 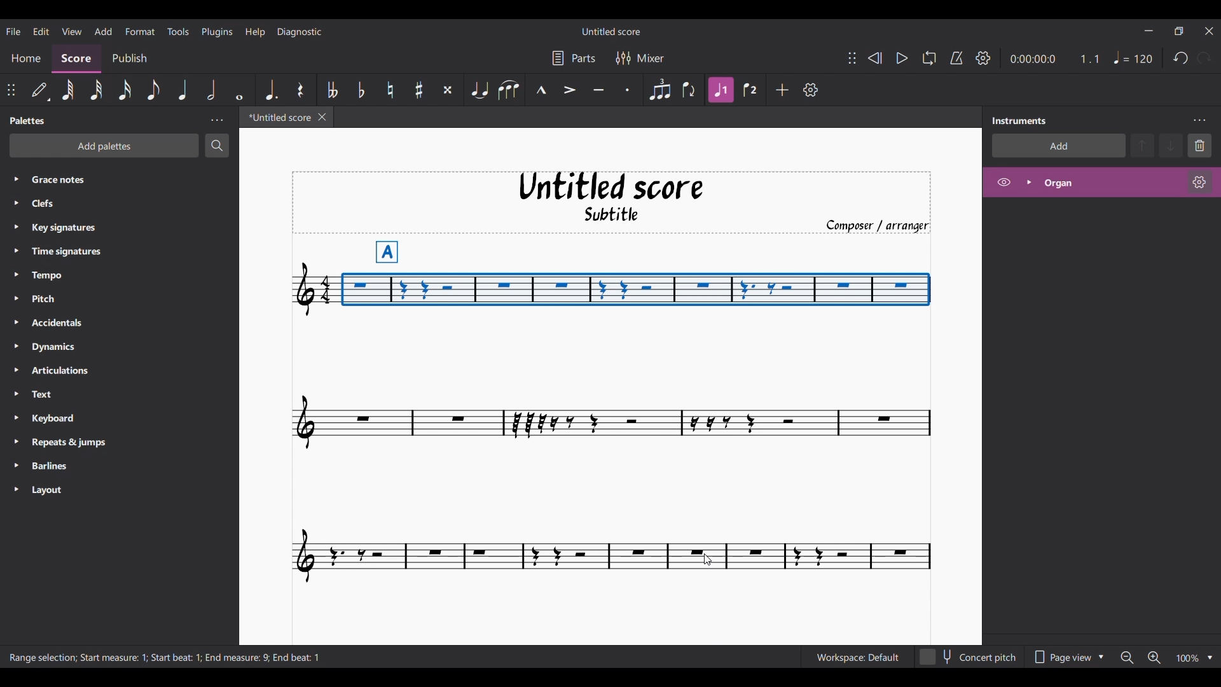 I want to click on Show in a smaller interface, so click(x=1178, y=31).